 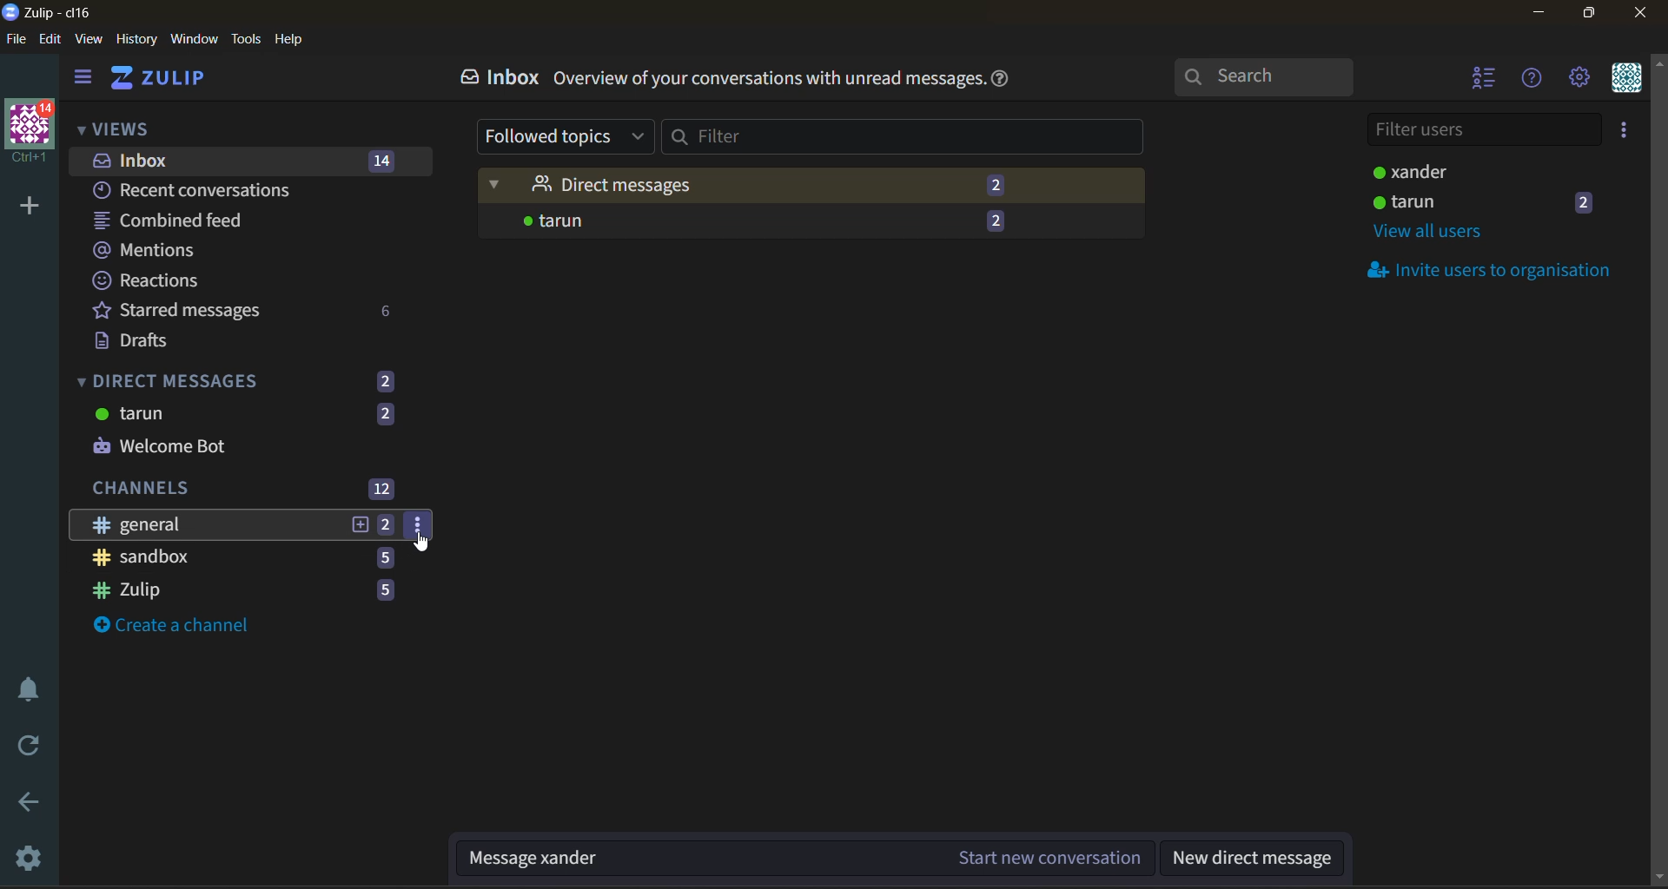 I want to click on show left side bar, so click(x=79, y=80).